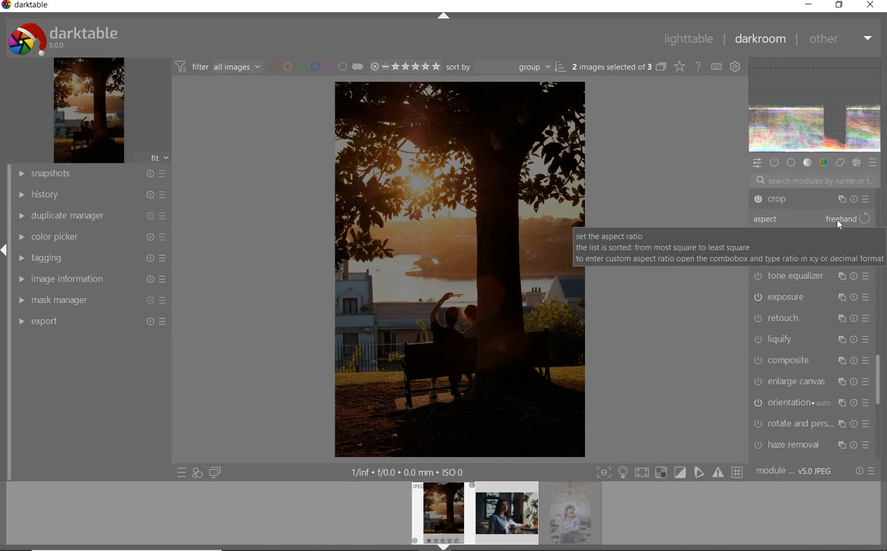 Image resolution: width=887 pixels, height=551 pixels. Describe the element at coordinates (808, 163) in the screenshot. I see `tone` at that location.